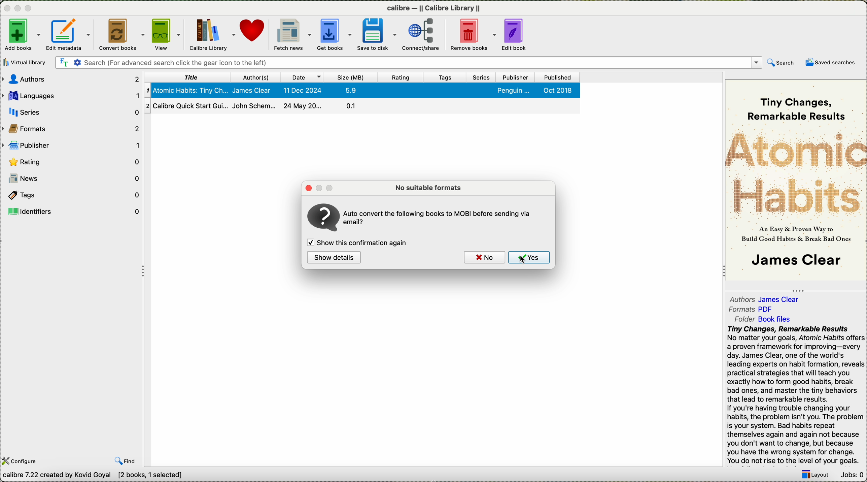 This screenshot has height=482, width=867. Describe the element at coordinates (71, 96) in the screenshot. I see `languages` at that location.